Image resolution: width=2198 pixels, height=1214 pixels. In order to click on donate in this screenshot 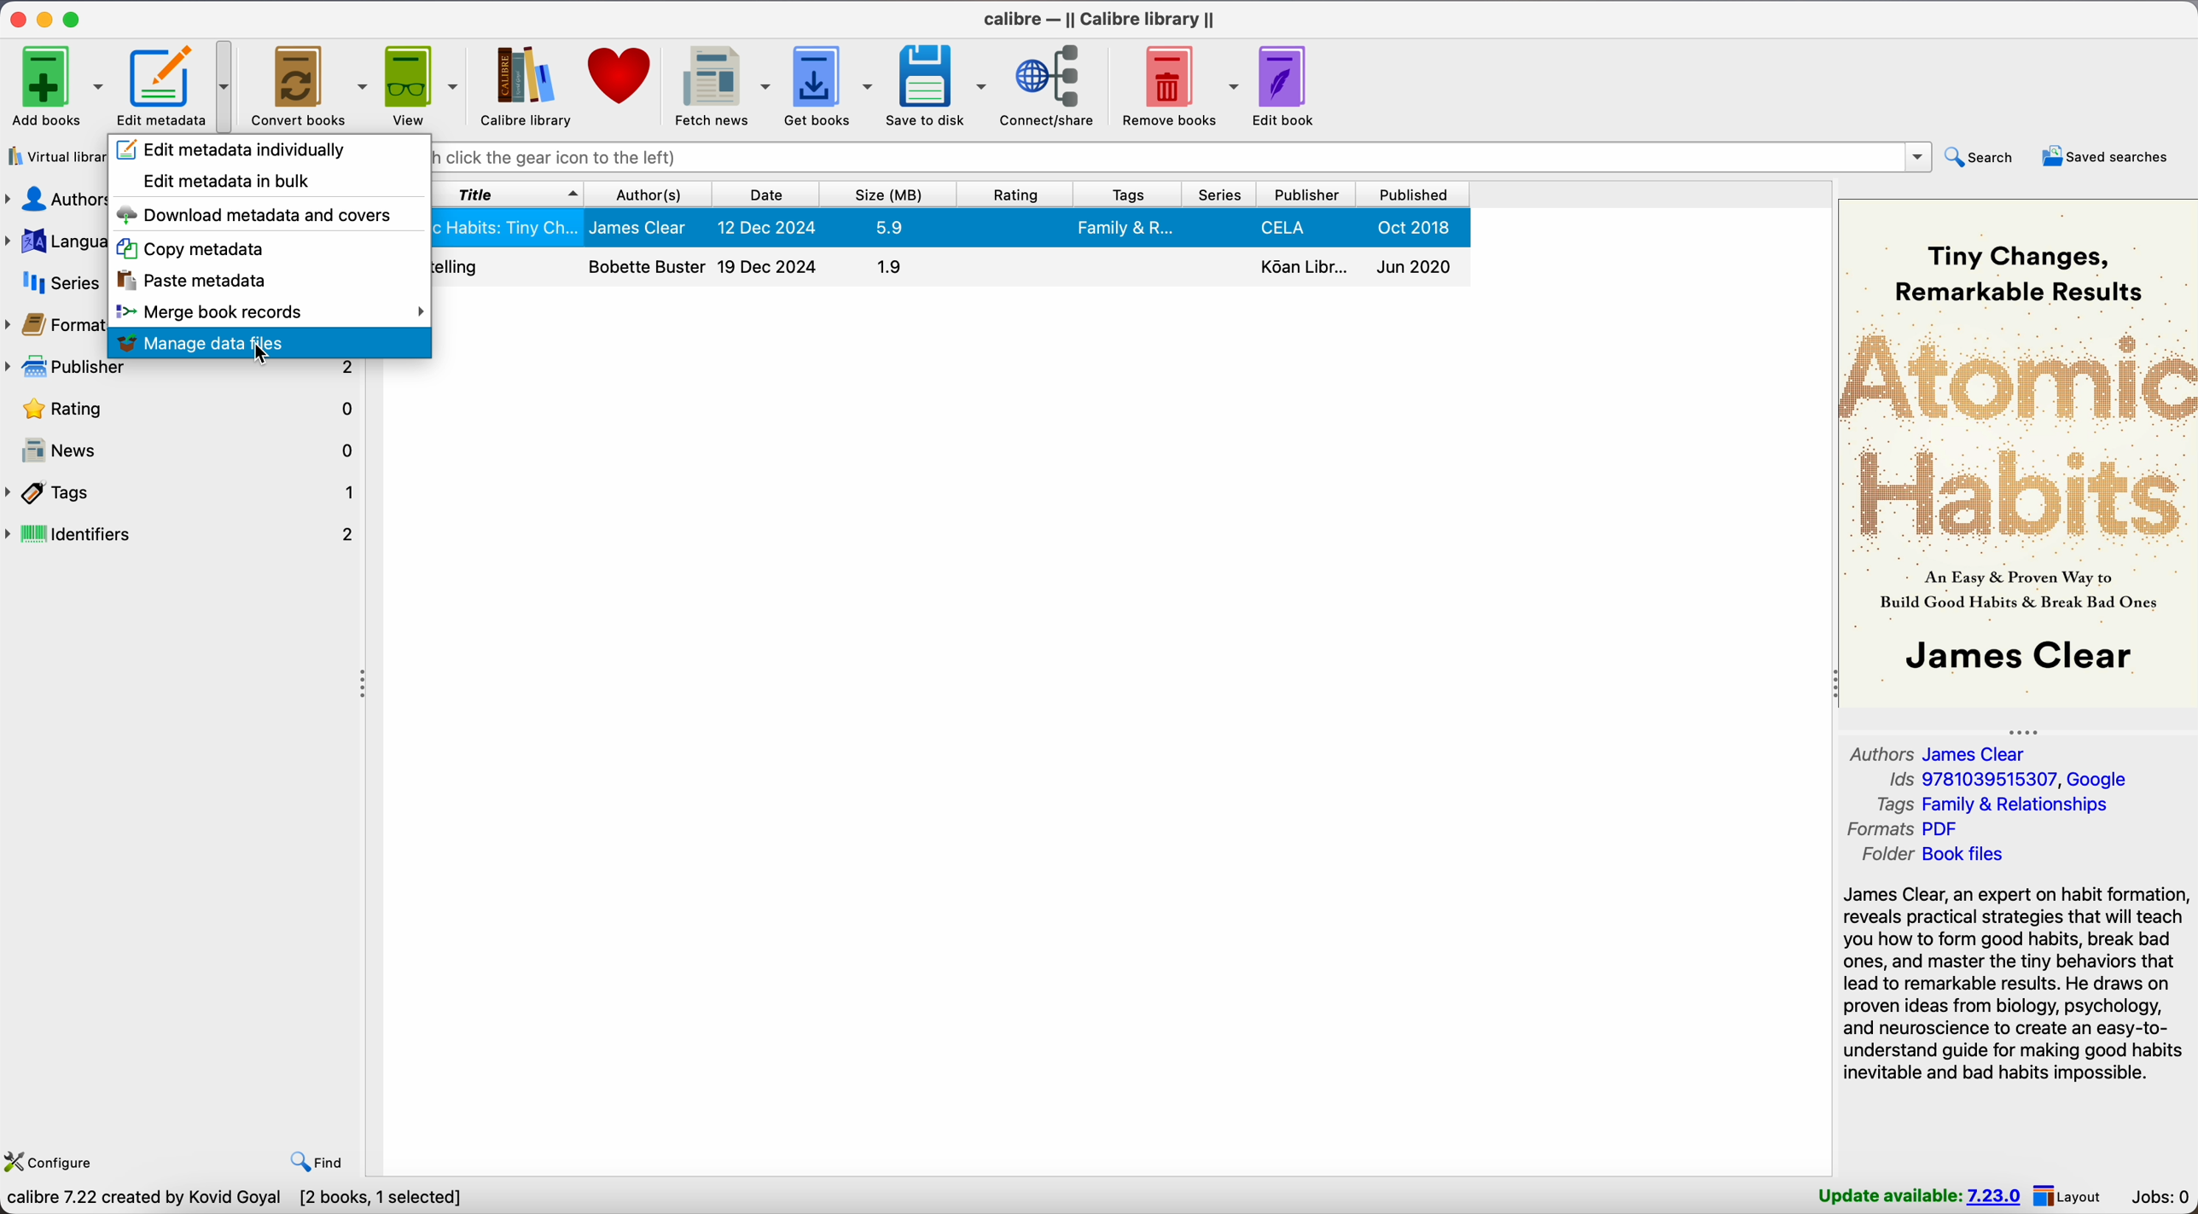, I will do `click(622, 77)`.